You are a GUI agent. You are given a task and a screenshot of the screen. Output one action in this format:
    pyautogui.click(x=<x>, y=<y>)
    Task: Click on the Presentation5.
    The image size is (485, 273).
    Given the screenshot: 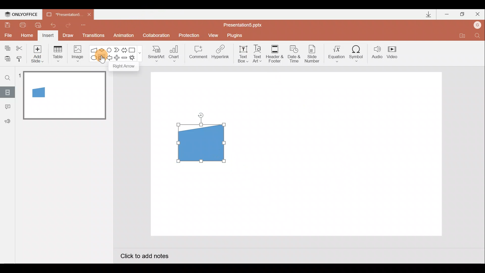 What is the action you would take?
    pyautogui.click(x=62, y=14)
    